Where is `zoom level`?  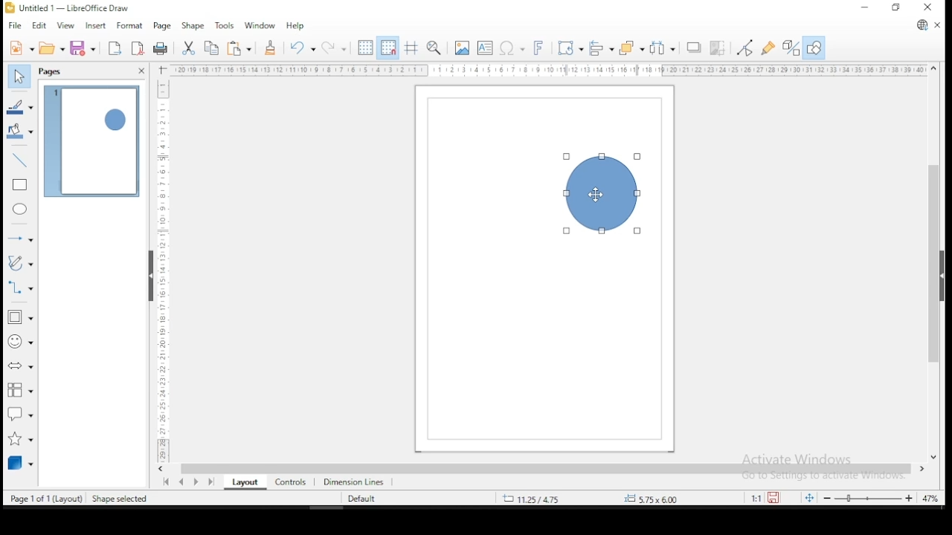 zoom level is located at coordinates (930, 500).